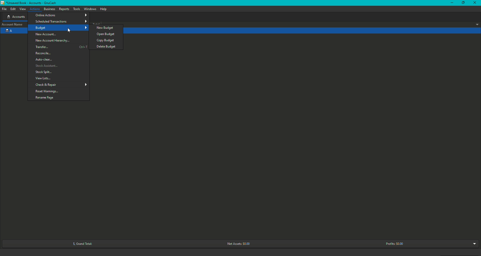 The height and width of the screenshot is (256, 481). What do you see at coordinates (451, 2) in the screenshot?
I see `Minimize` at bounding box center [451, 2].